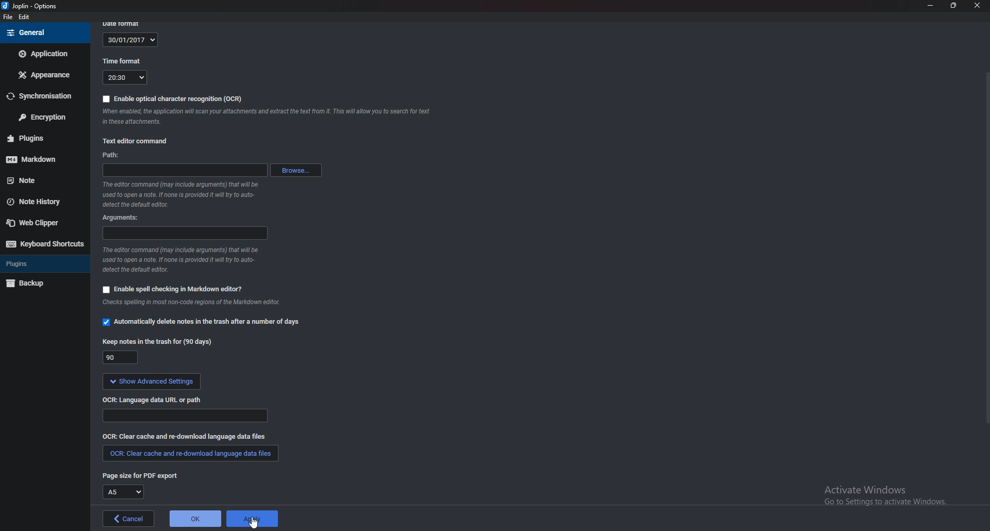 The image size is (990, 531). What do you see at coordinates (42, 75) in the screenshot?
I see `Appearance` at bounding box center [42, 75].